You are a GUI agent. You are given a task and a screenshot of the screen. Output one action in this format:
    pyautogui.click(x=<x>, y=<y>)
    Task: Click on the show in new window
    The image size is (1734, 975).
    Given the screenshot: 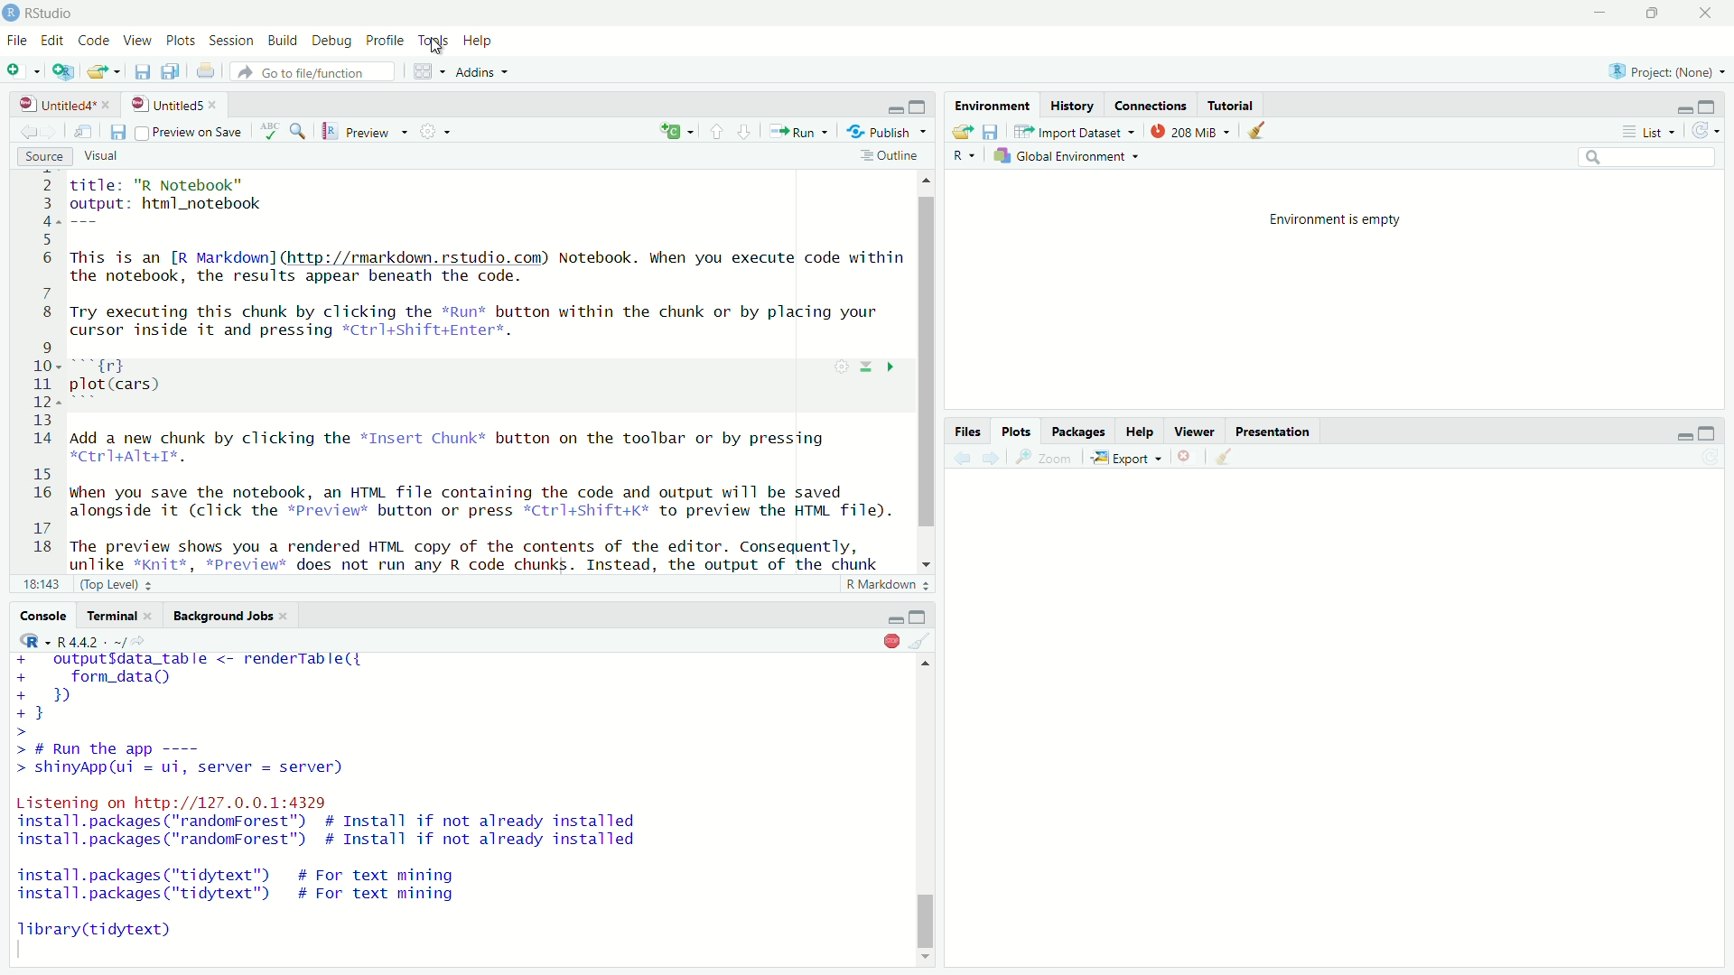 What is the action you would take?
    pyautogui.click(x=83, y=133)
    